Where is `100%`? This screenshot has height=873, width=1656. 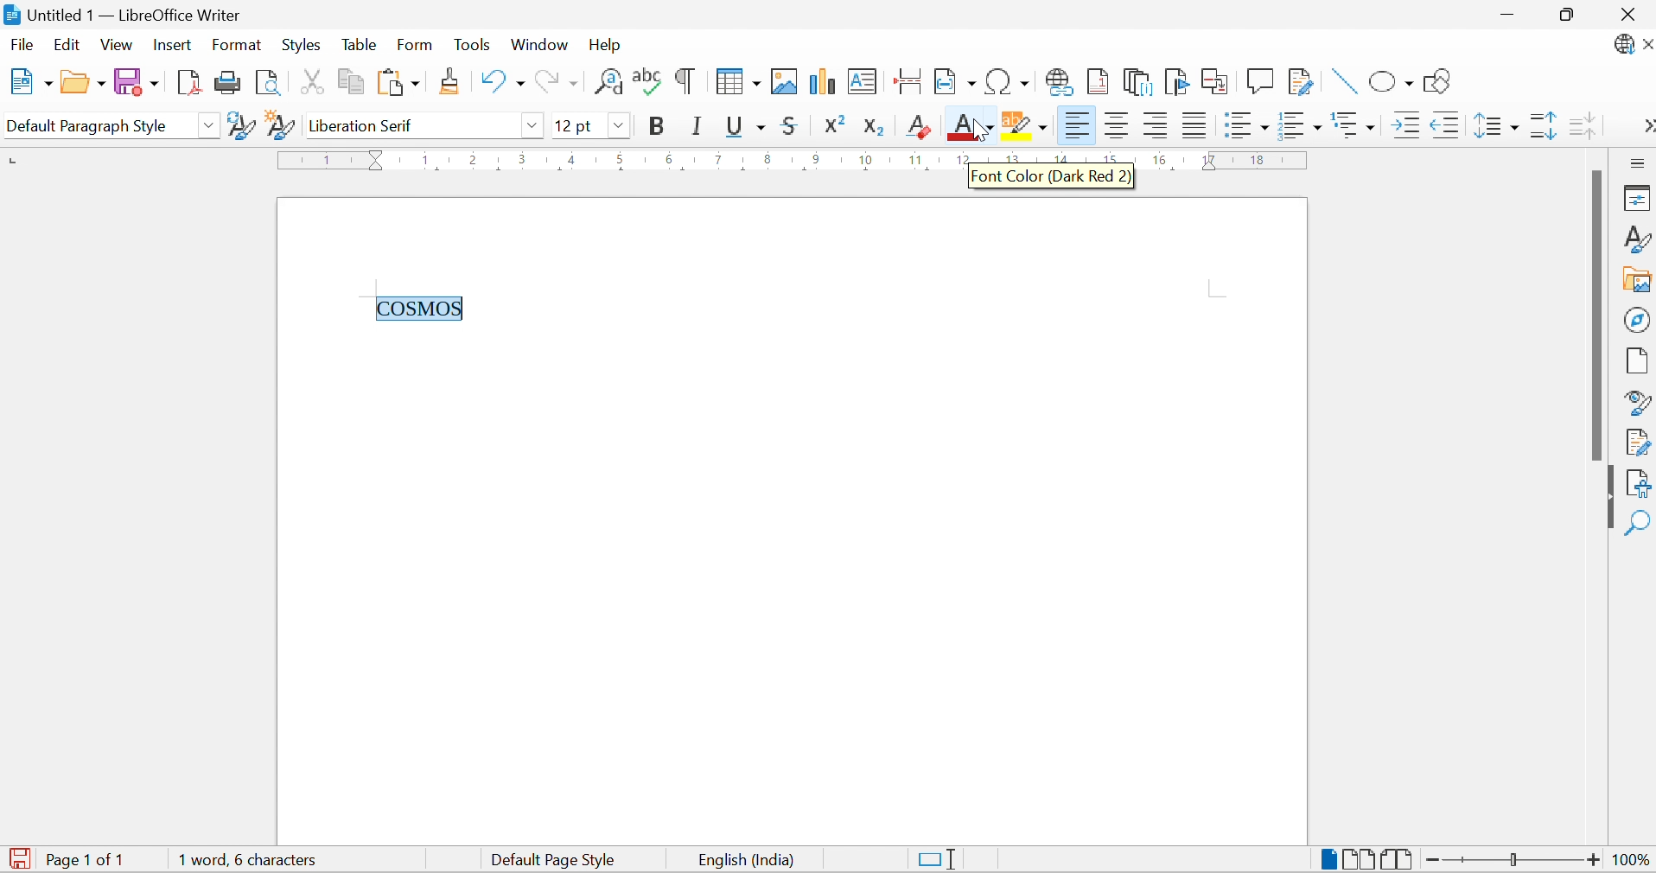 100% is located at coordinates (1626, 861).